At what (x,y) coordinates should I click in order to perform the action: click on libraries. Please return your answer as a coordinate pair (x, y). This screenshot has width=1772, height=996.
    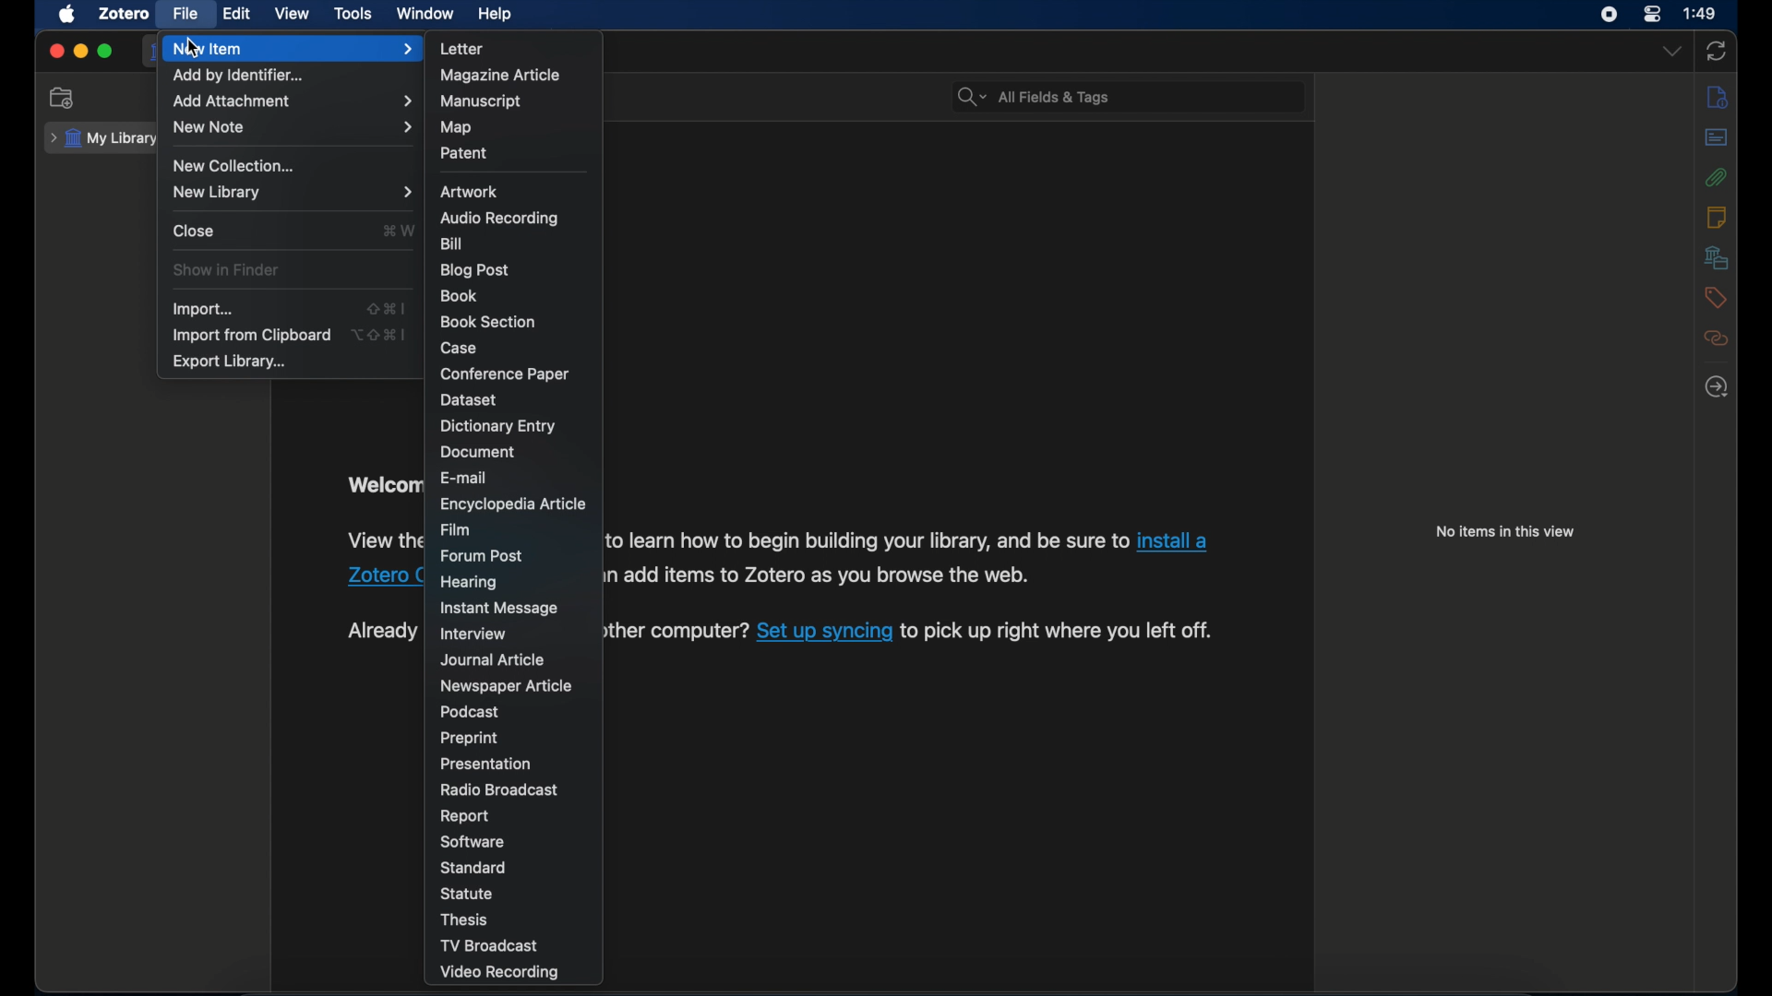
    Looking at the image, I should click on (1717, 257).